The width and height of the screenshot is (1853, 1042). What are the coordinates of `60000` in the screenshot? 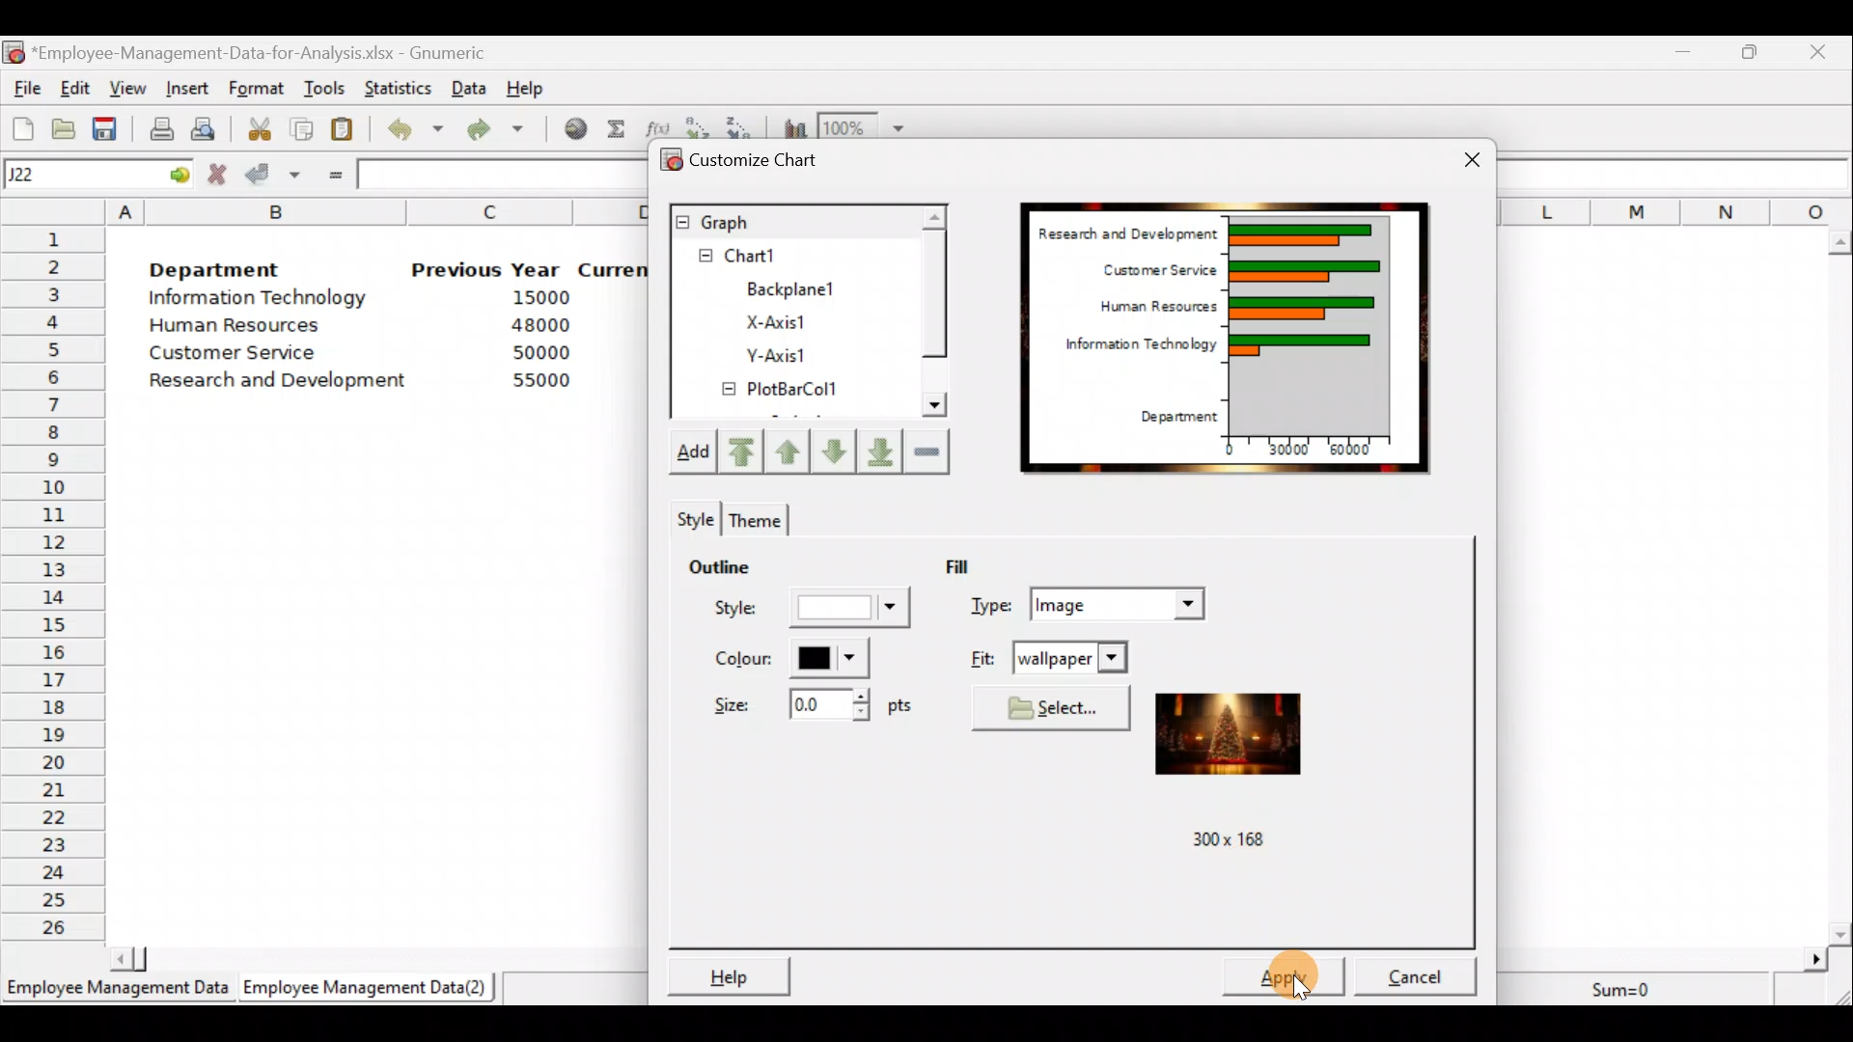 It's located at (1362, 451).